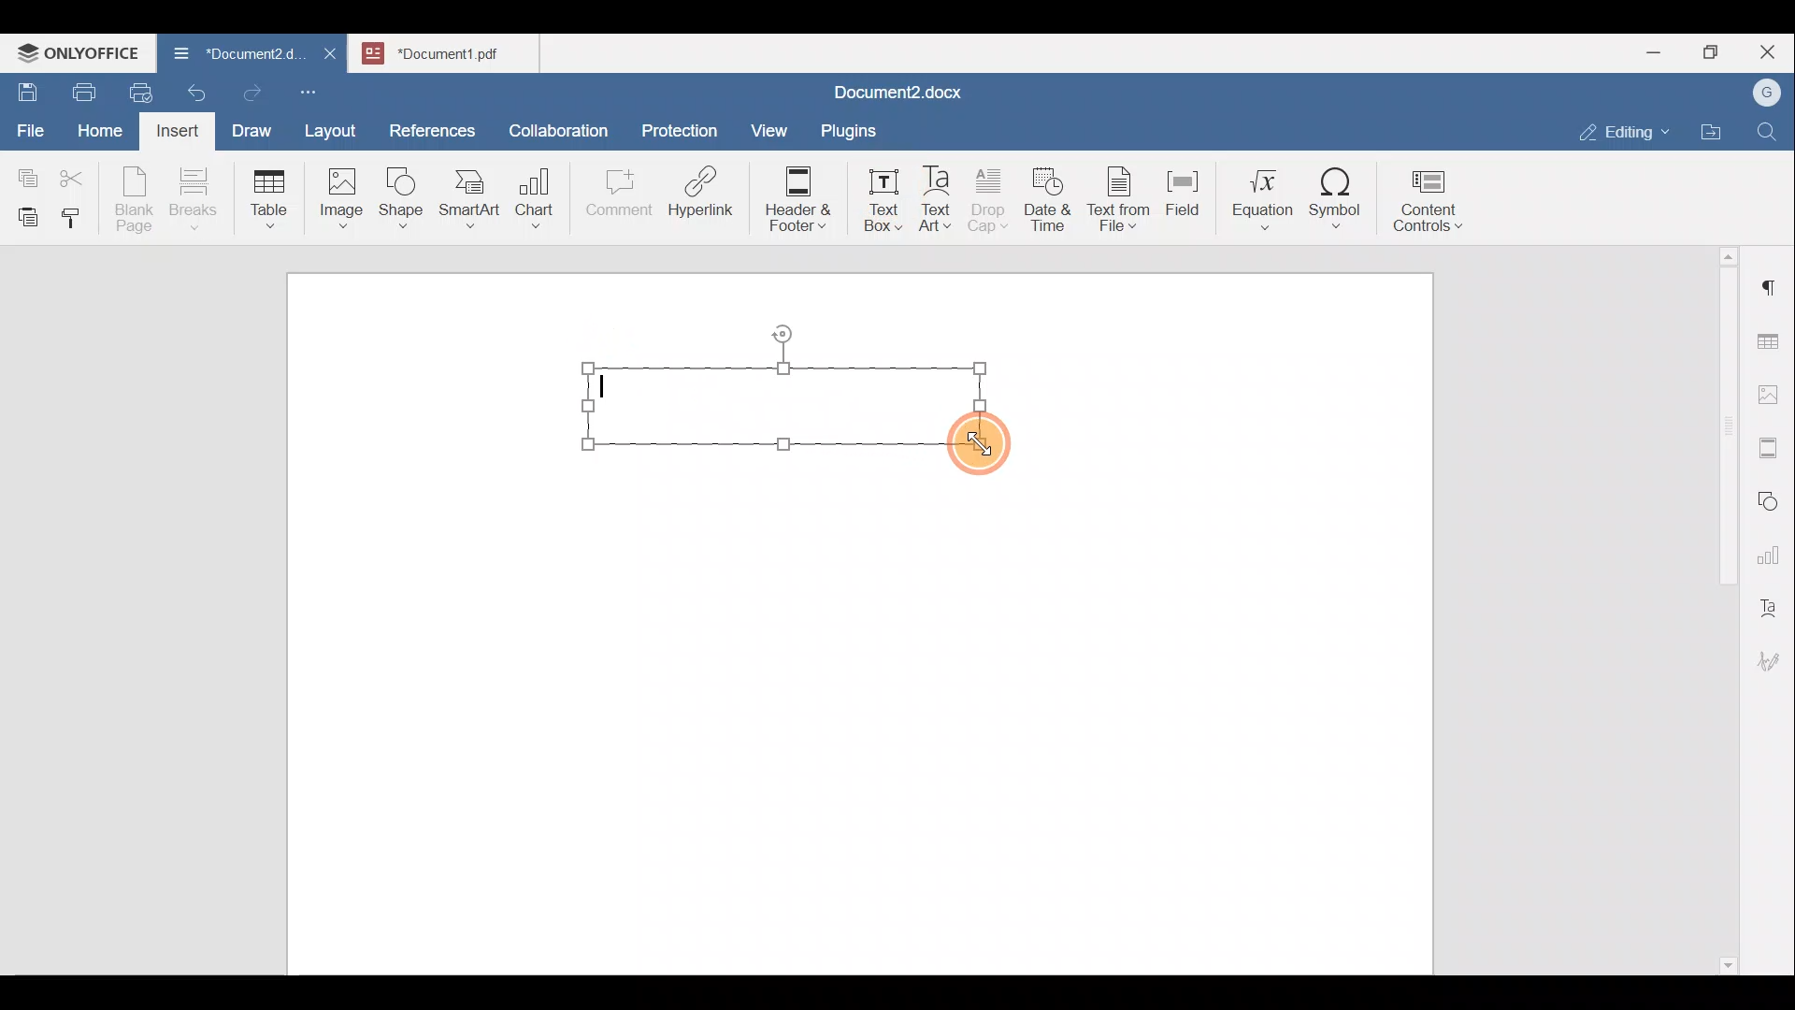  Describe the element at coordinates (24, 172) in the screenshot. I see `Copy` at that location.